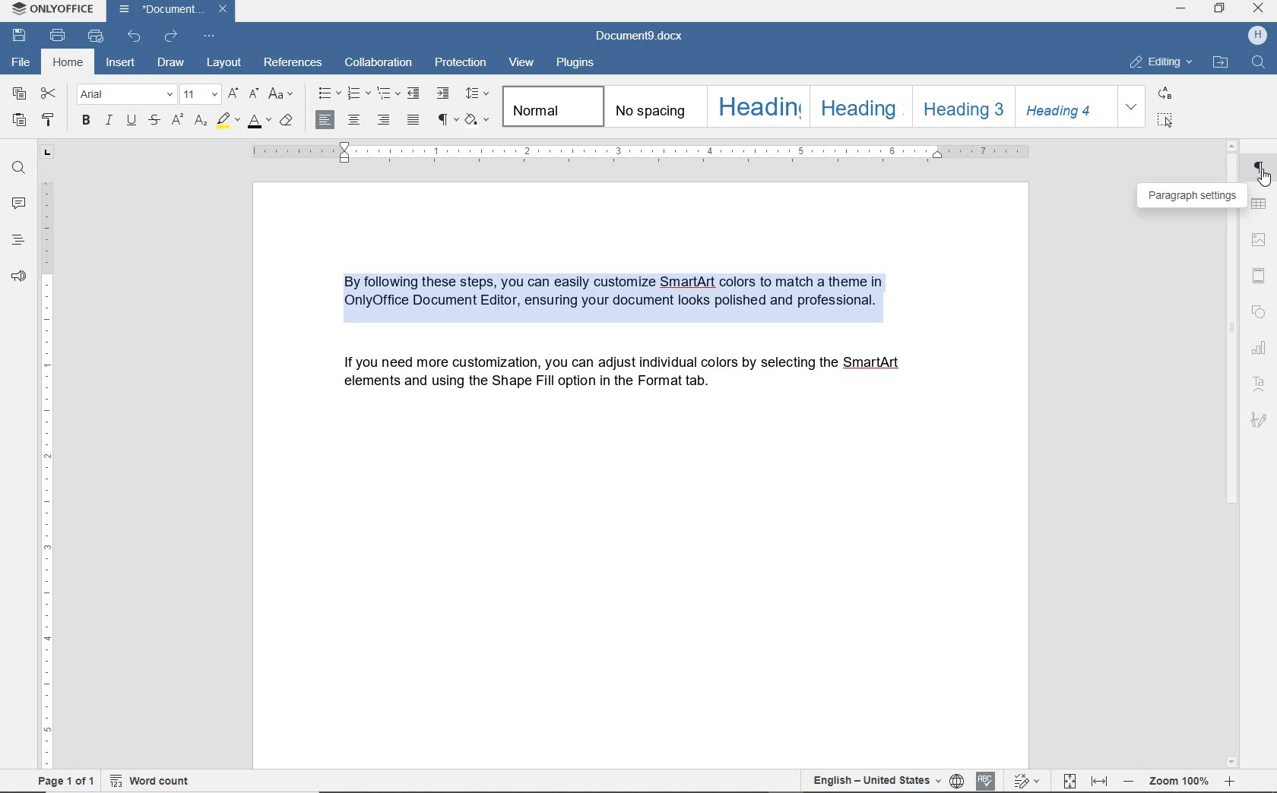  Describe the element at coordinates (122, 63) in the screenshot. I see `insert` at that location.